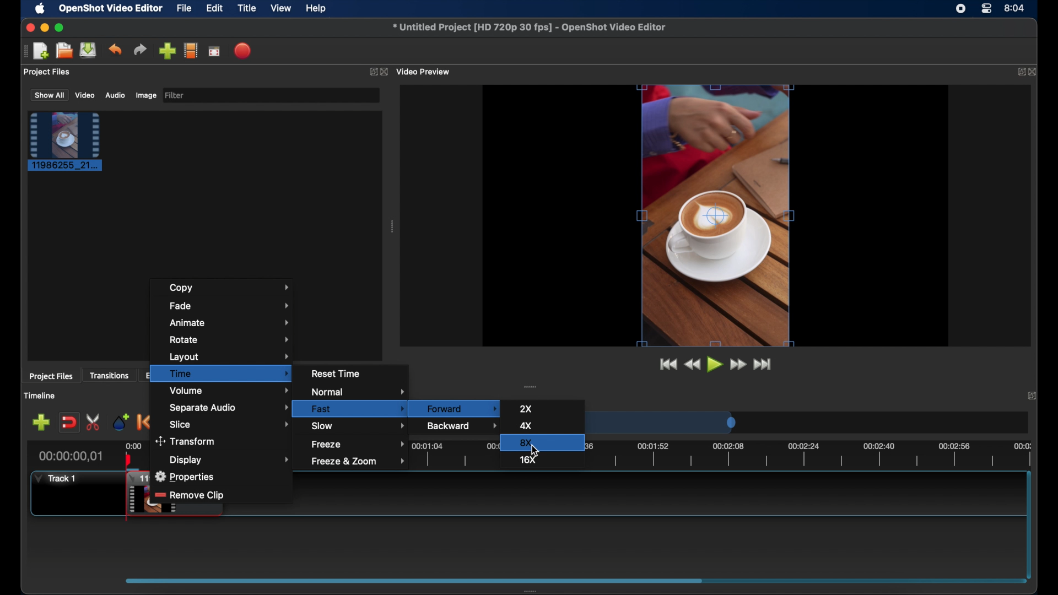 This screenshot has width=1058, height=595. I want to click on current time indicator, so click(71, 456).